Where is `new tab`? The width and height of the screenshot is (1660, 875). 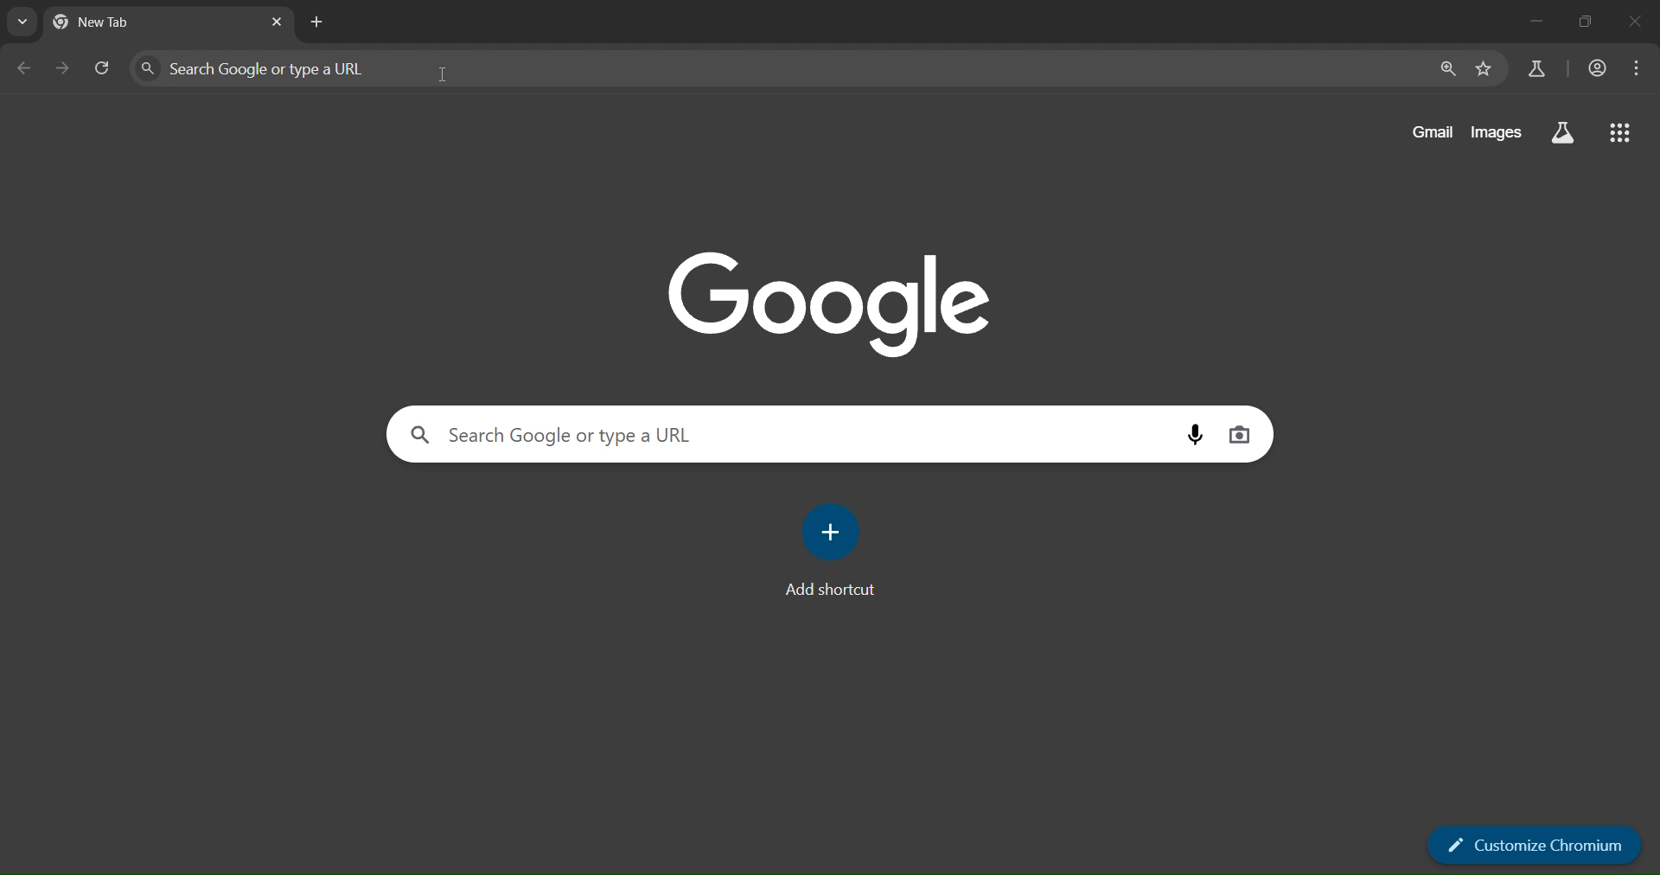
new tab is located at coordinates (317, 23).